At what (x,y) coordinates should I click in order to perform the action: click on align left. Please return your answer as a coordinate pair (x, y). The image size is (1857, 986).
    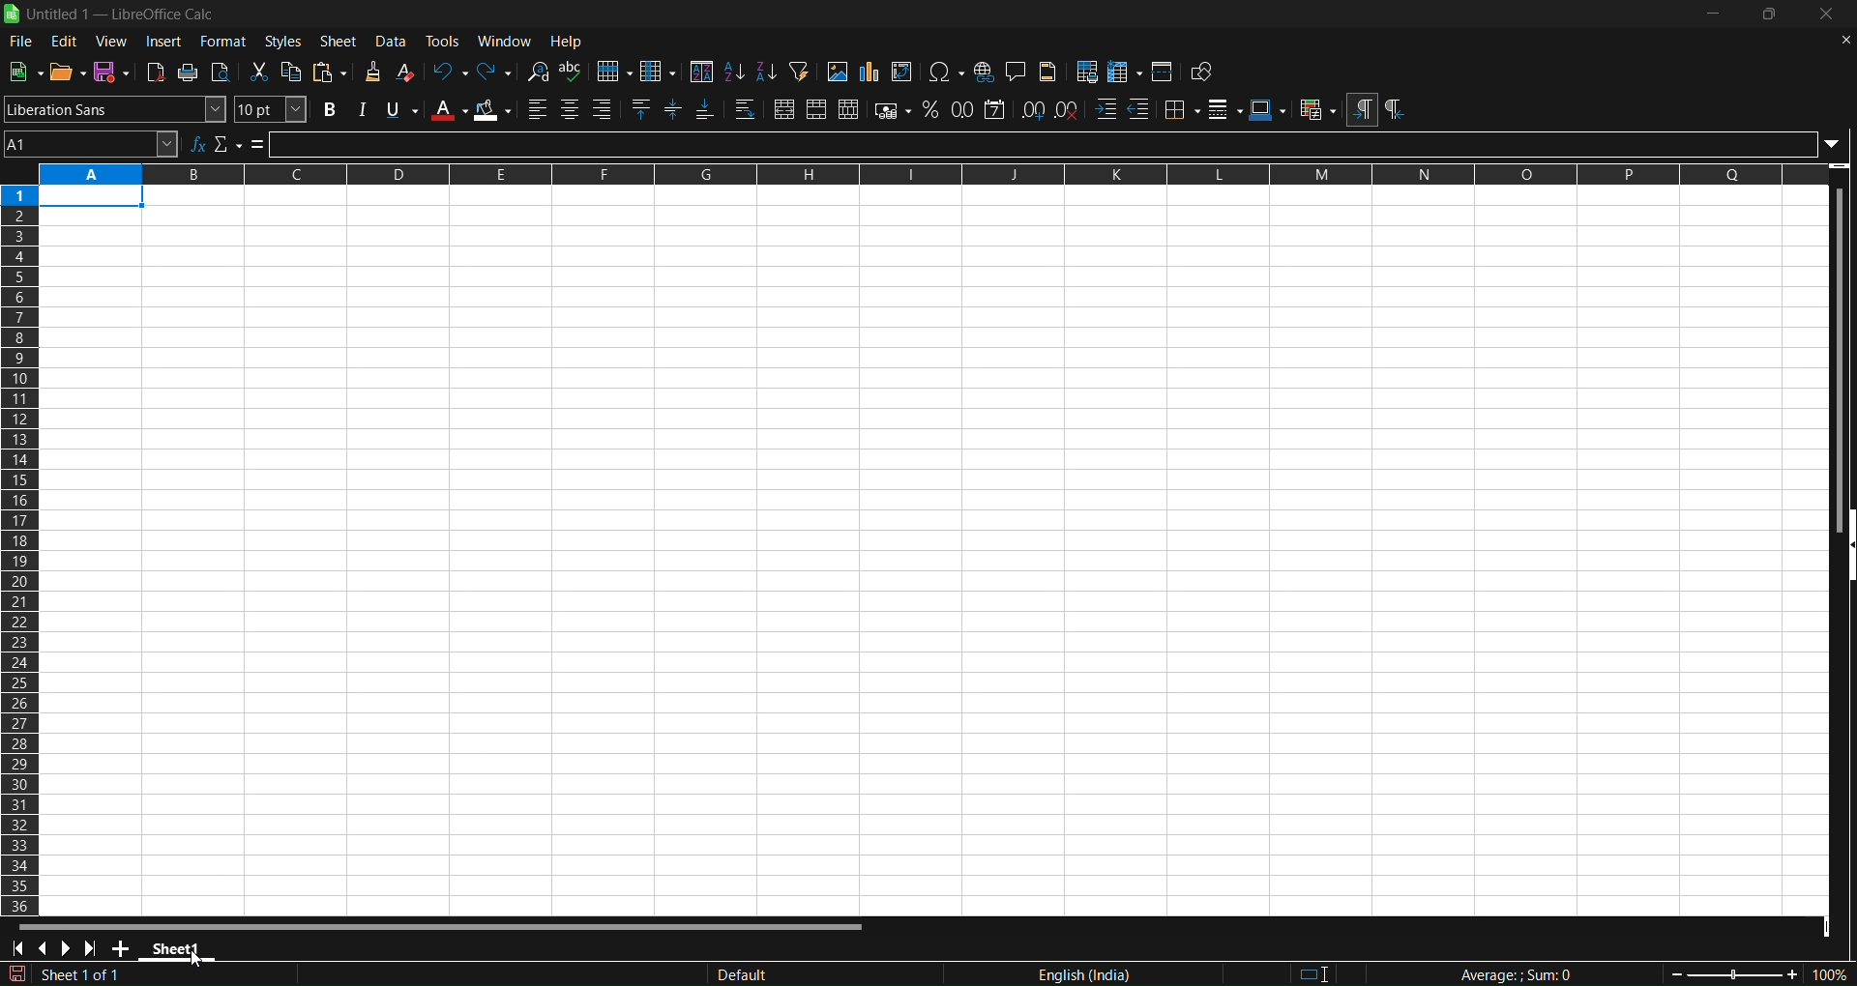
    Looking at the image, I should click on (538, 109).